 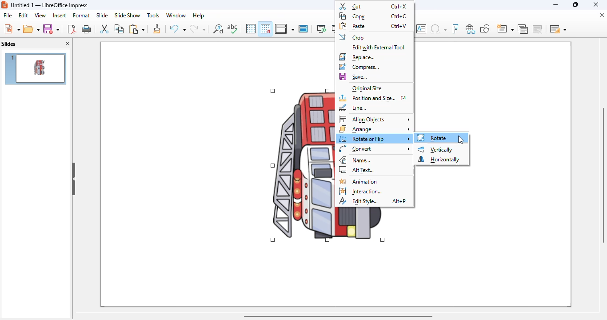 I want to click on export directly as PDF, so click(x=72, y=29).